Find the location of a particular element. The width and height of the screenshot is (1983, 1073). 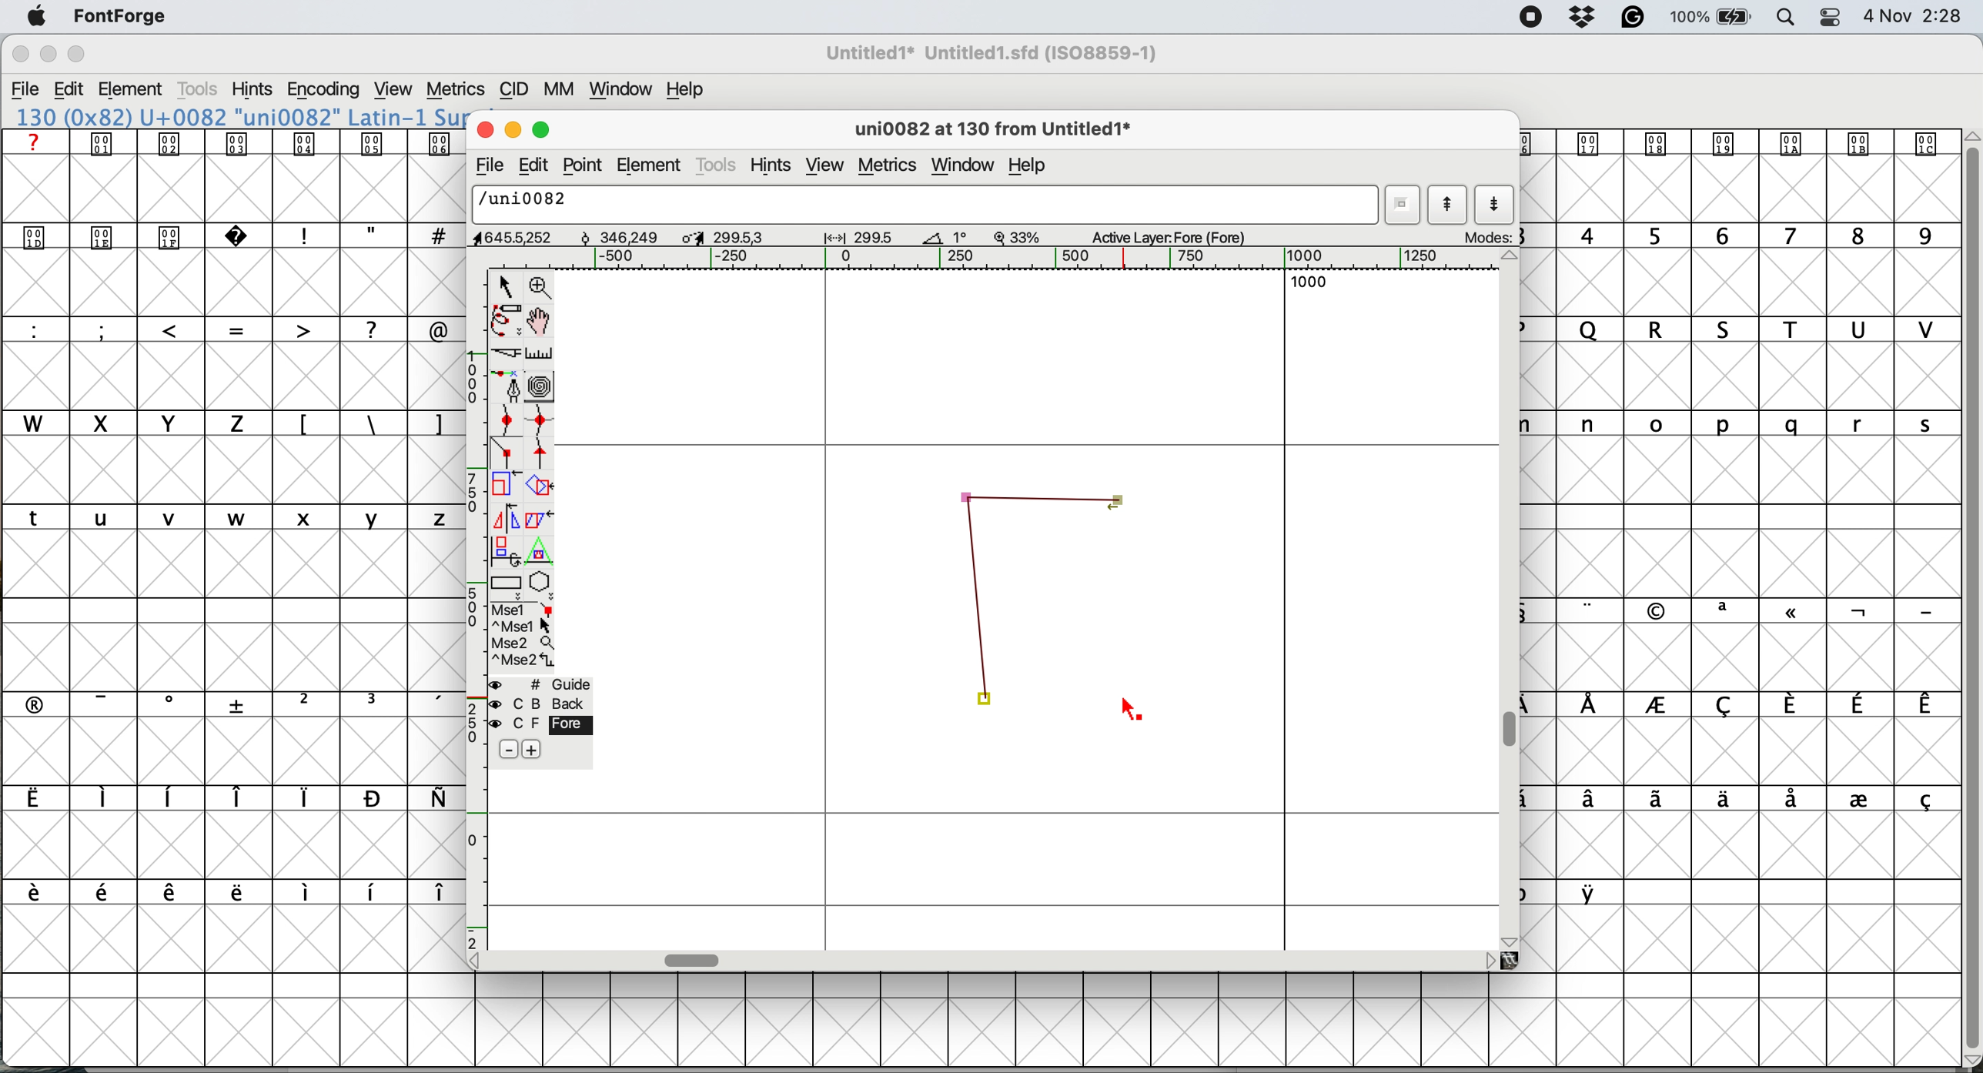

lower case letters is located at coordinates (234, 516).